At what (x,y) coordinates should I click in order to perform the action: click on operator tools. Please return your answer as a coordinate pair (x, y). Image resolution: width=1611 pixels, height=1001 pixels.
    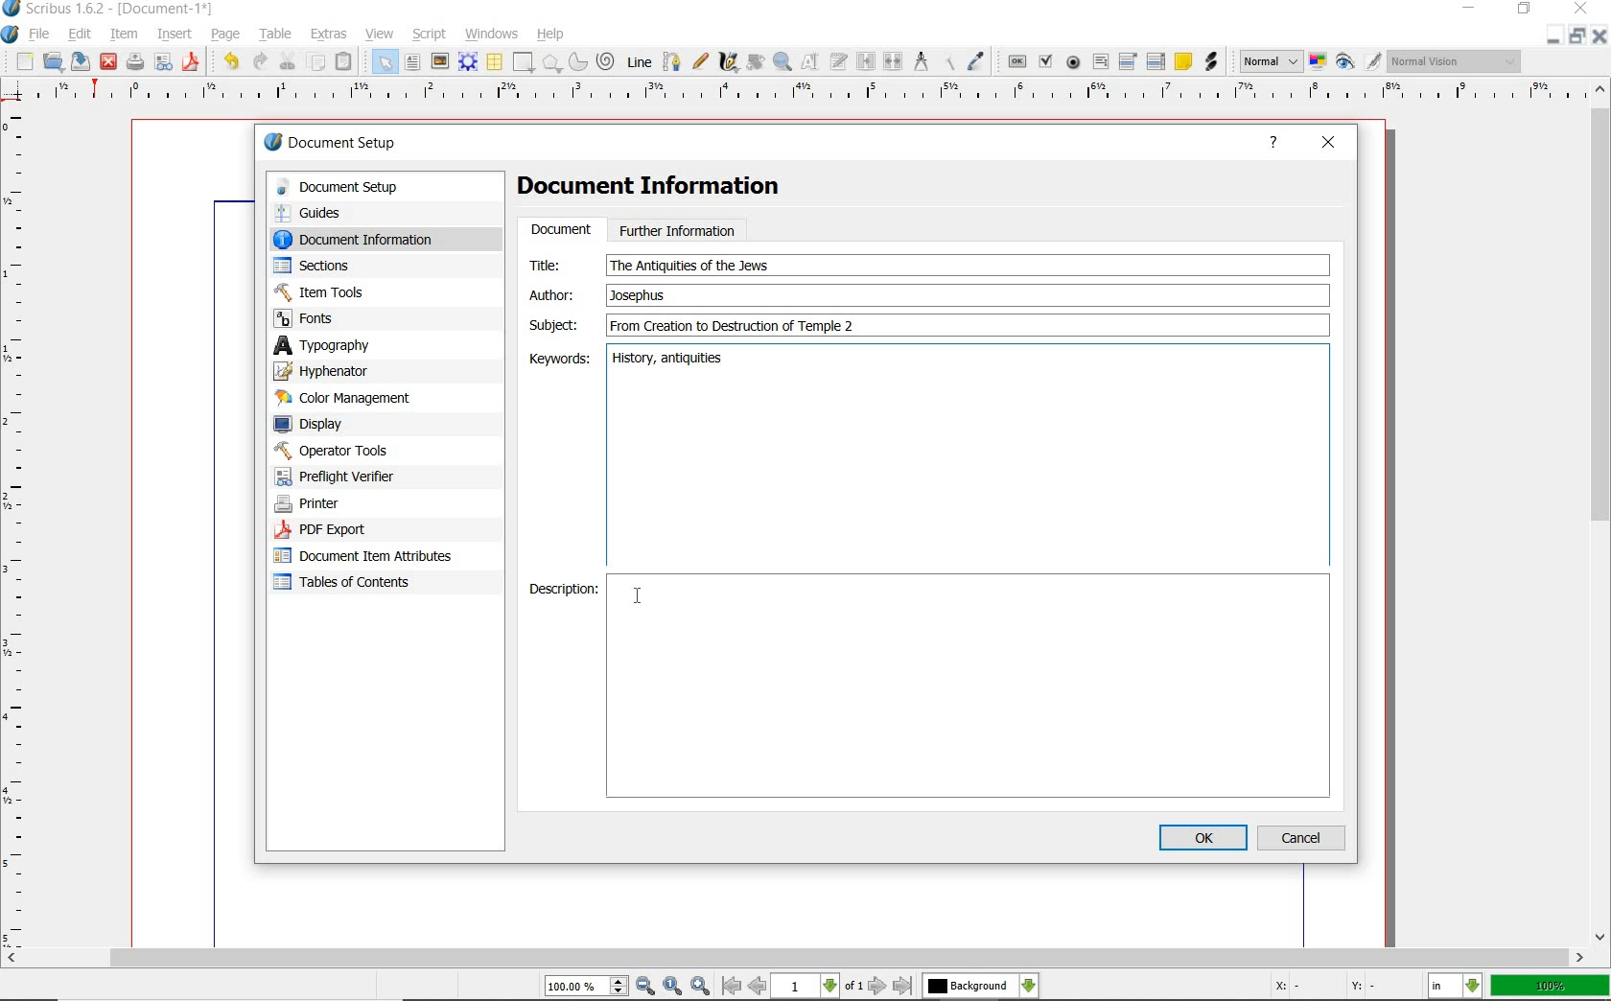
    Looking at the image, I should click on (358, 451).